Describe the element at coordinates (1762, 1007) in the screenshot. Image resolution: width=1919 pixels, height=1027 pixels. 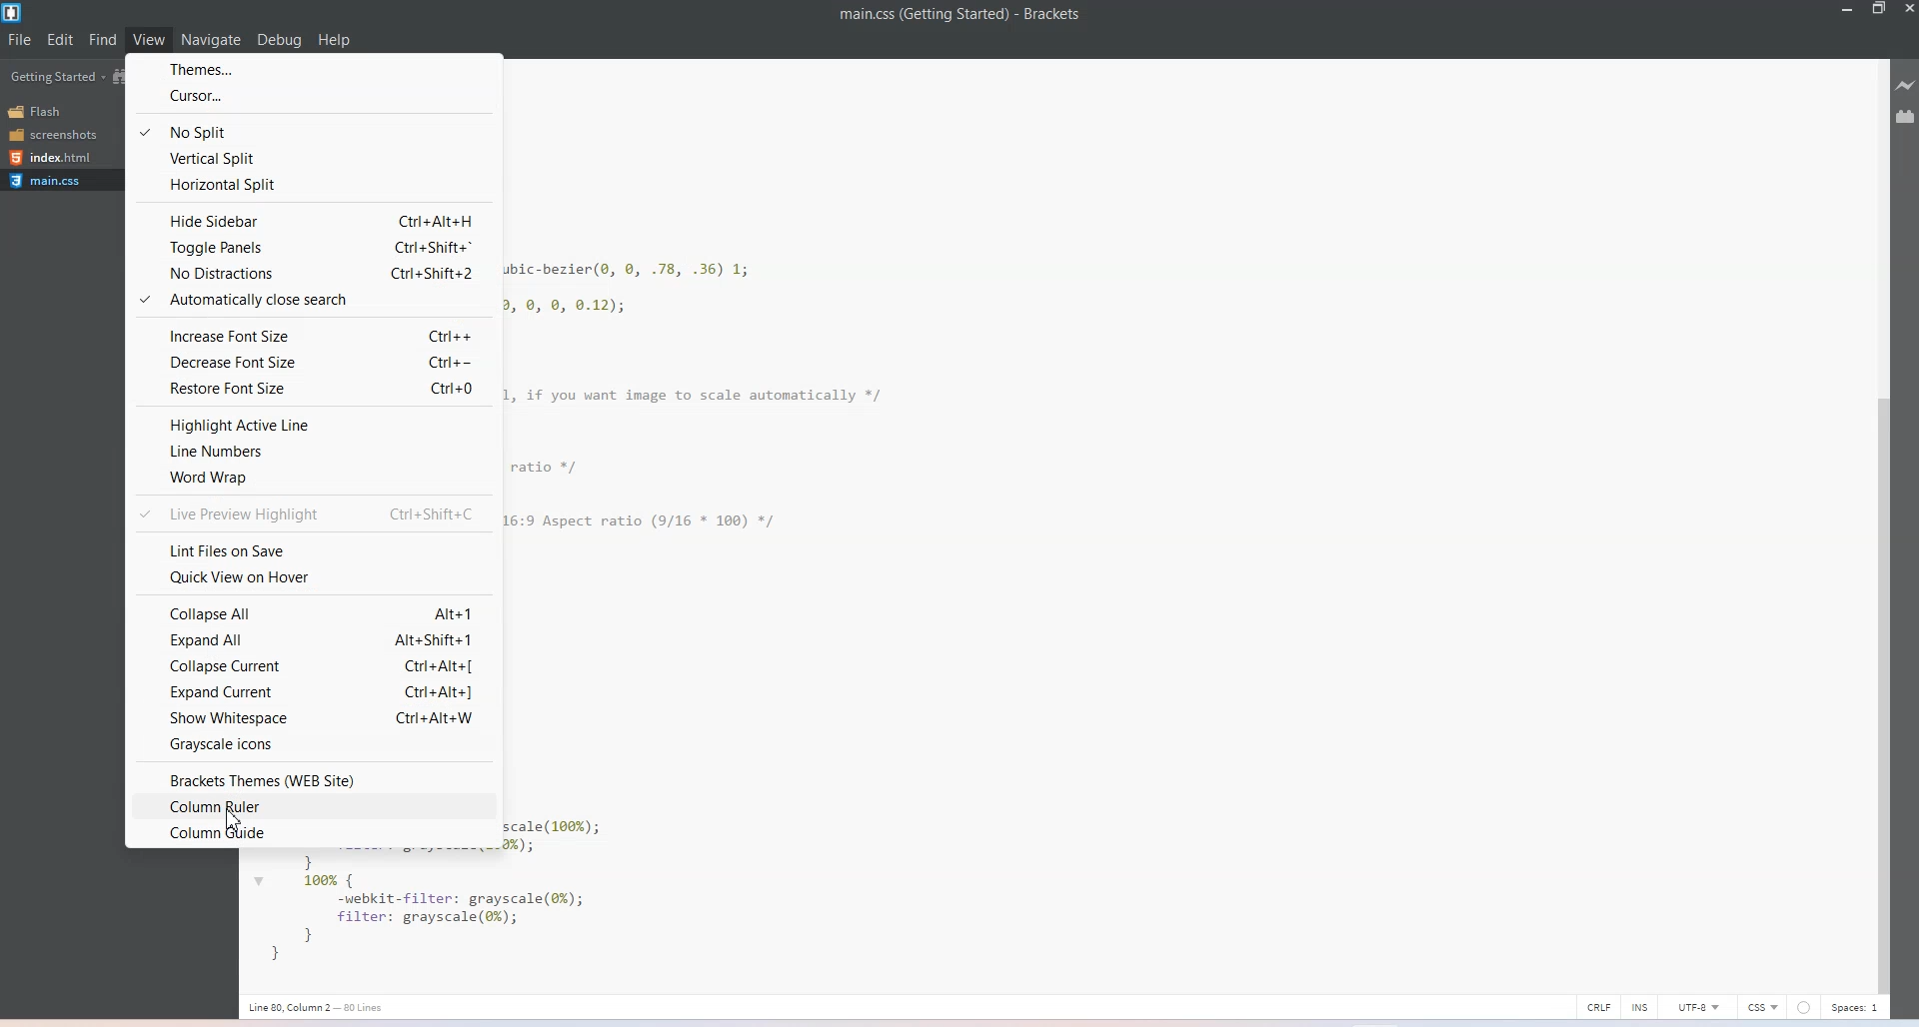
I see `CSS` at that location.